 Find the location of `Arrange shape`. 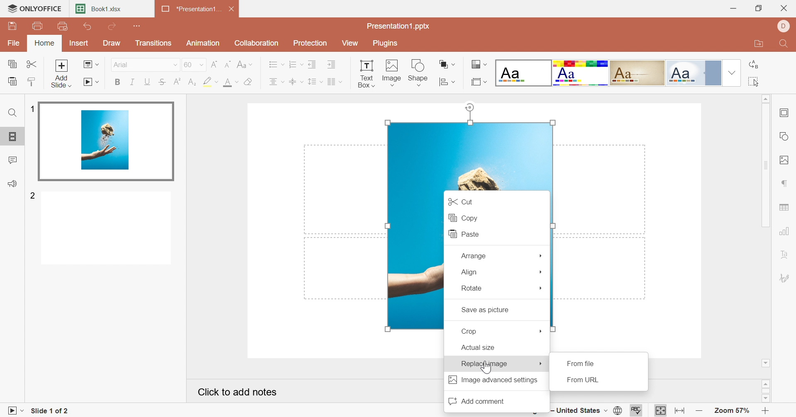

Arrange shape is located at coordinates (448, 80).